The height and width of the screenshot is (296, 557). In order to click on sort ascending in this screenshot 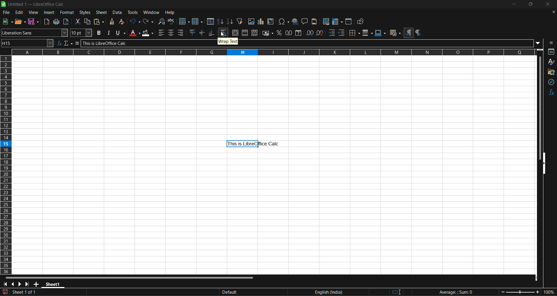, I will do `click(221, 21)`.